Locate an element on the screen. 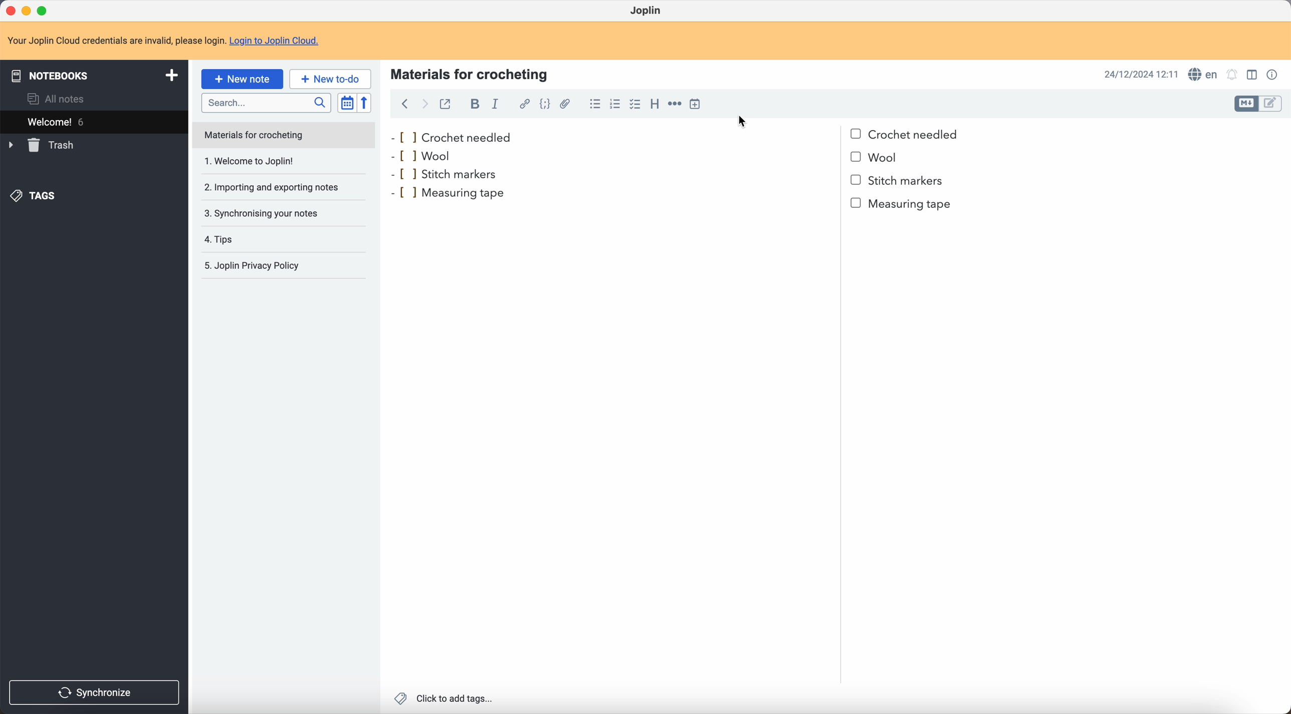 The height and width of the screenshot is (714, 1291). toggle sort order field is located at coordinates (346, 103).